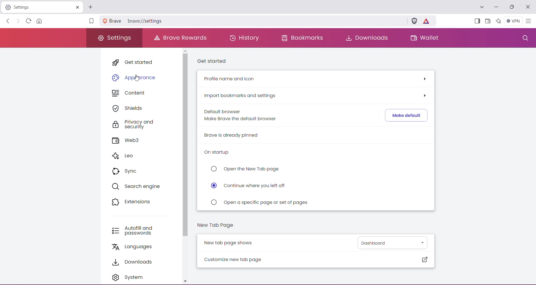  Describe the element at coordinates (126, 141) in the screenshot. I see `Web3` at that location.